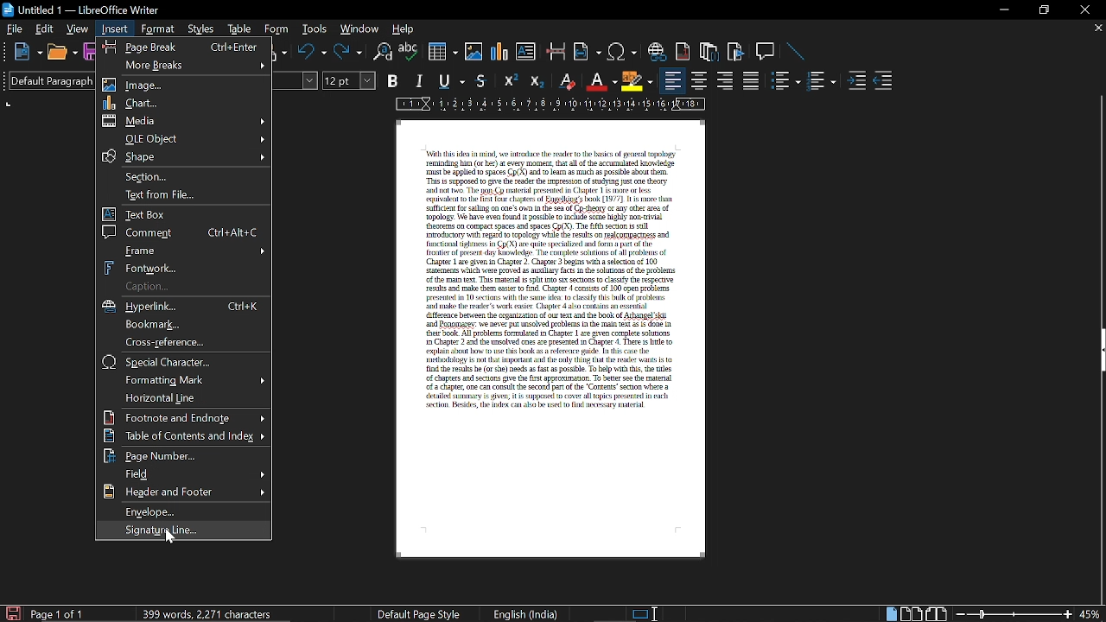 The width and height of the screenshot is (1106, 622). I want to click on chart, so click(186, 101).